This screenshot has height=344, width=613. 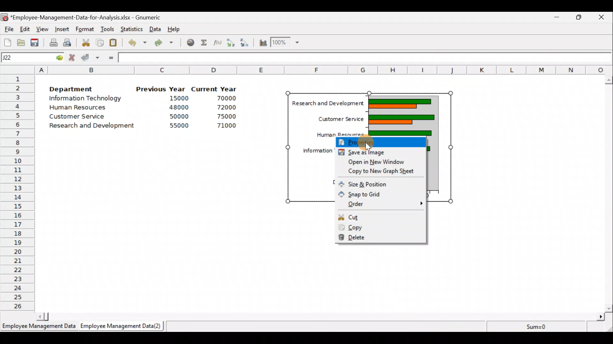 What do you see at coordinates (138, 44) in the screenshot?
I see `Undo last action` at bounding box center [138, 44].